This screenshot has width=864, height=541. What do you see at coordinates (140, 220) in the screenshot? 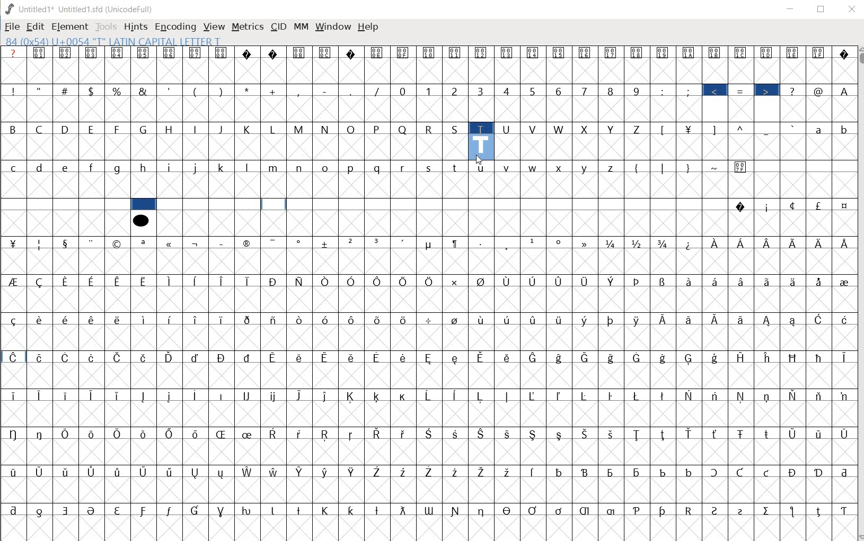
I see `symbol` at bounding box center [140, 220].